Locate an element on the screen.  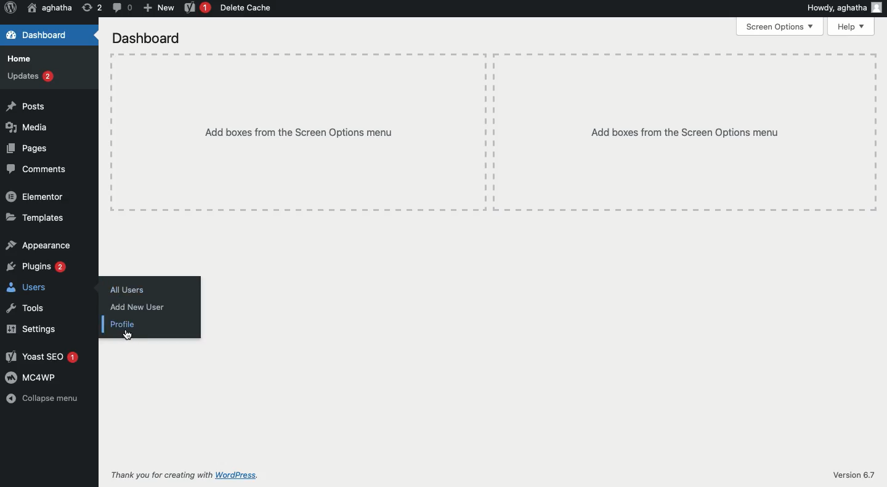
Appearance is located at coordinates (39, 245).